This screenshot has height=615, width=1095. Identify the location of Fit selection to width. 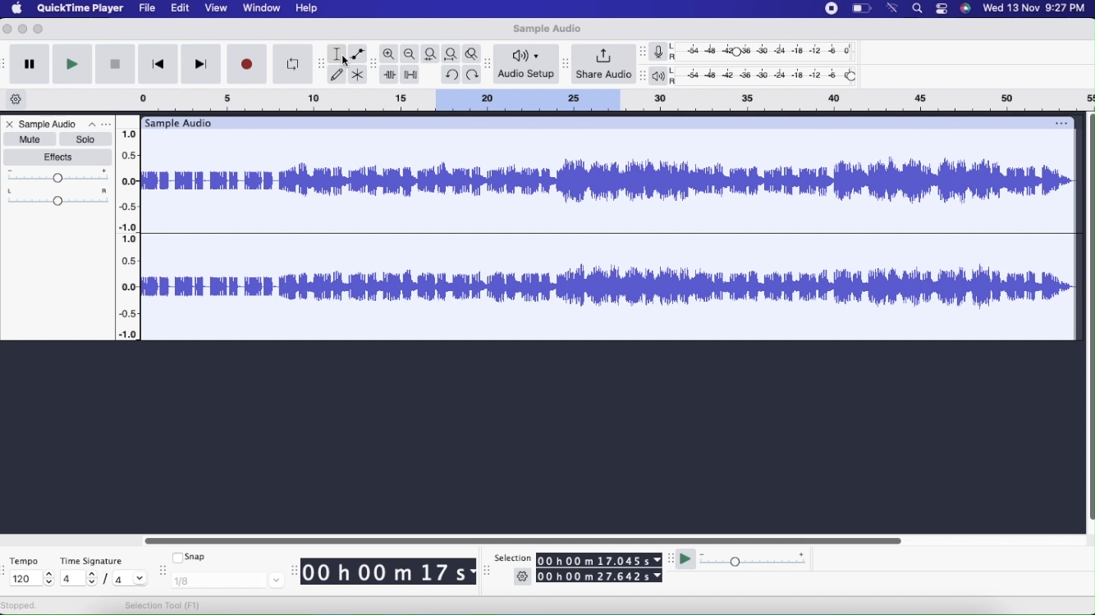
(431, 54).